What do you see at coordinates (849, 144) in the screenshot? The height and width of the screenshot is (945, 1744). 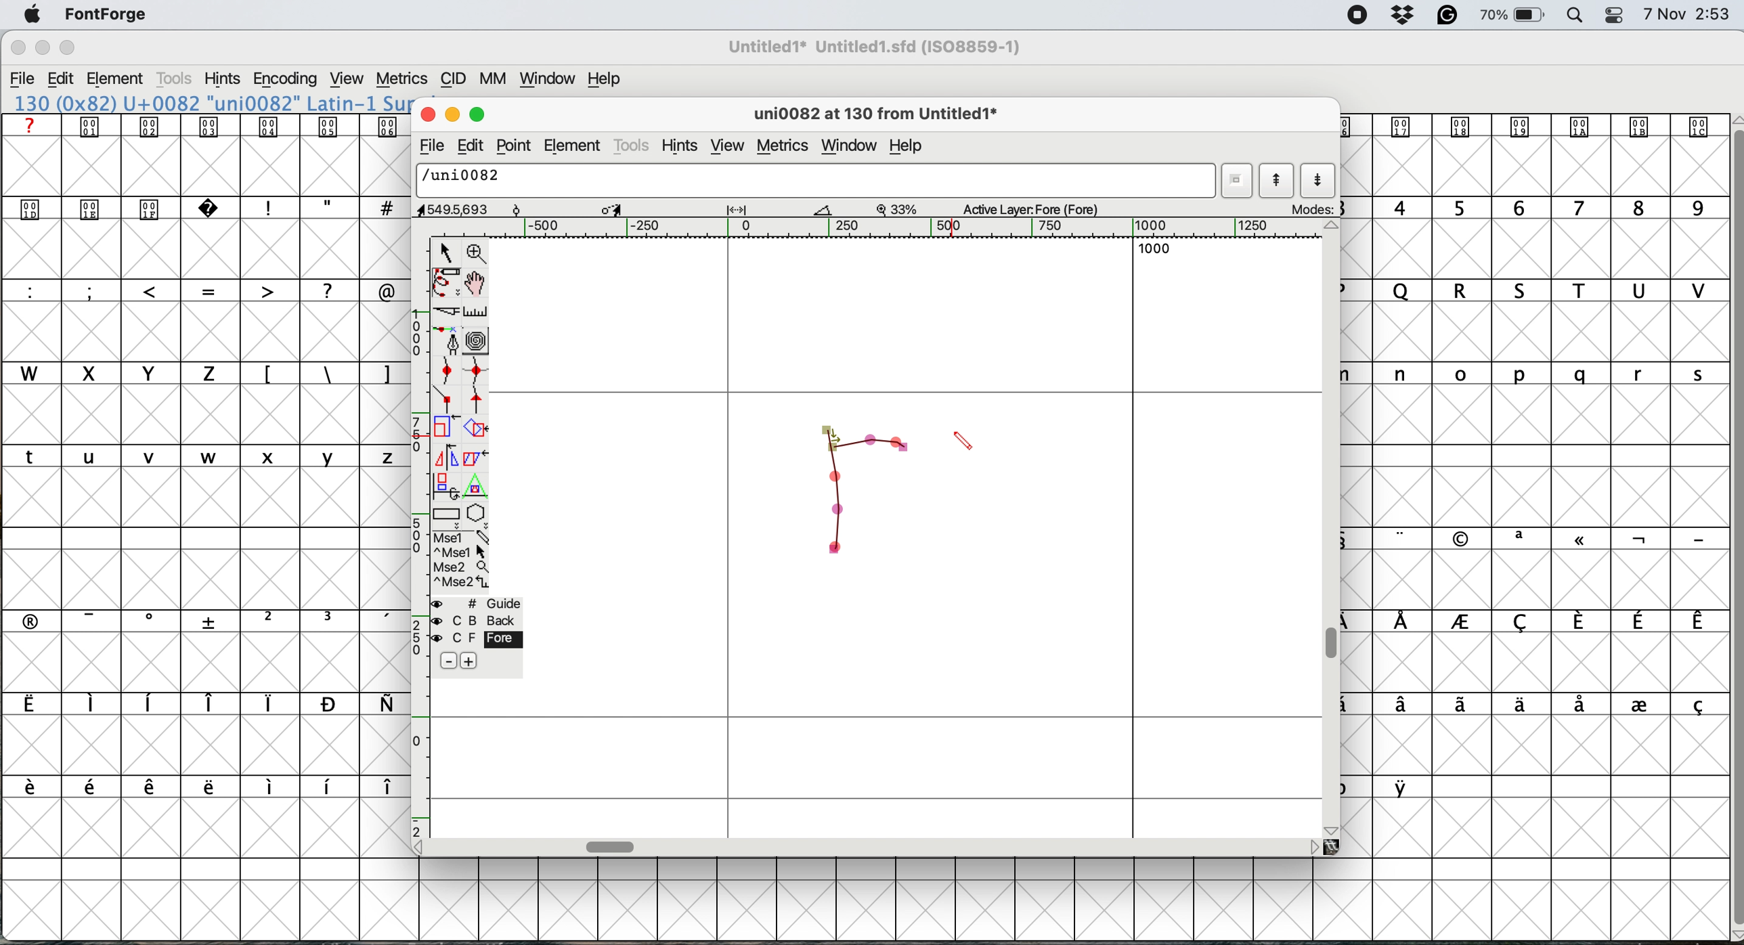 I see `window` at bounding box center [849, 144].